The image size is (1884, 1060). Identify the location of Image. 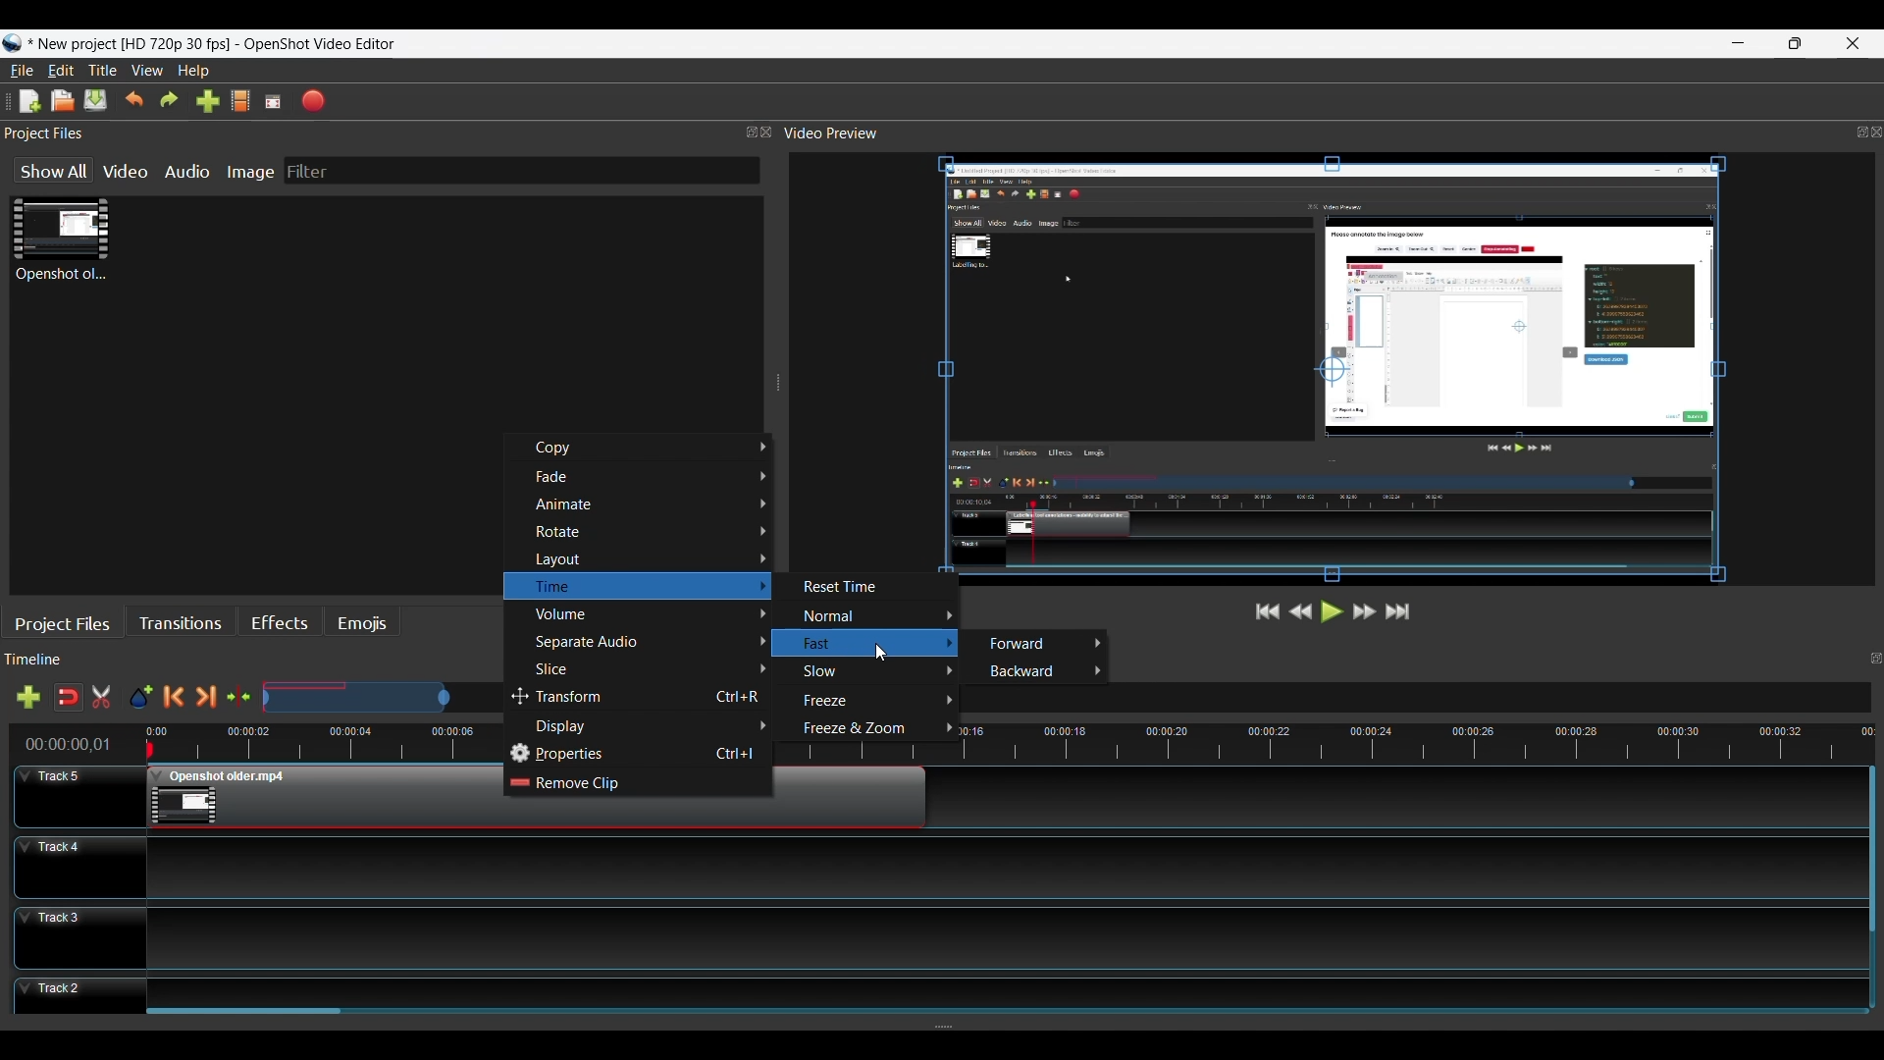
(249, 173).